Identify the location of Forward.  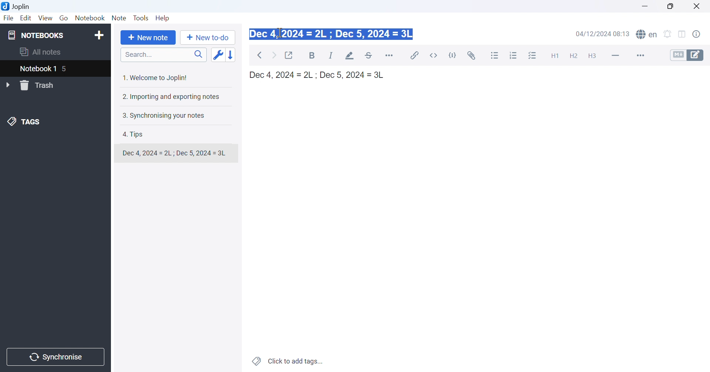
(274, 55).